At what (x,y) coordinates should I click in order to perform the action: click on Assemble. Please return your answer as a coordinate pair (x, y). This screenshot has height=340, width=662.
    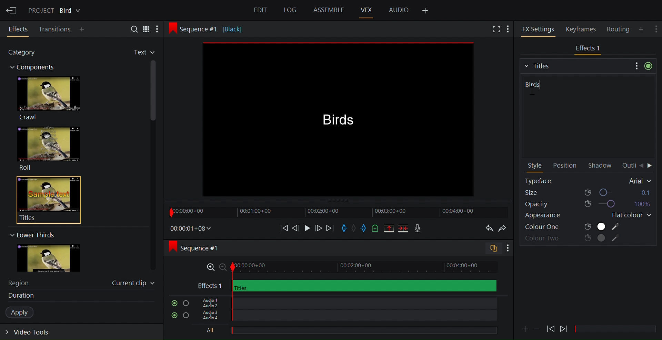
    Looking at the image, I should click on (329, 10).